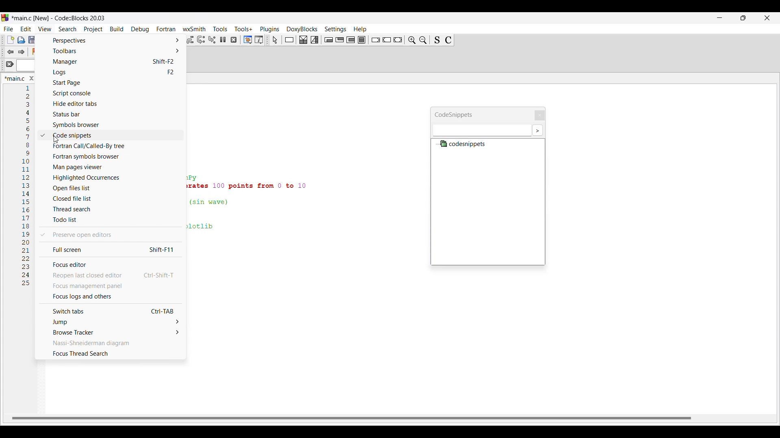 This screenshot has height=438, width=780. I want to click on wxSmith menu, so click(194, 29).